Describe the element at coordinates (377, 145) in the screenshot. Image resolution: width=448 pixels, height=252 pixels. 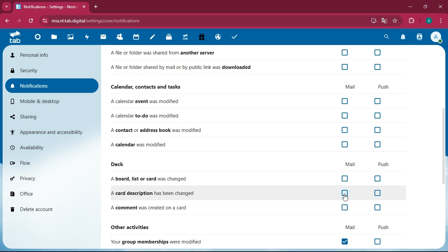
I see `off` at that location.